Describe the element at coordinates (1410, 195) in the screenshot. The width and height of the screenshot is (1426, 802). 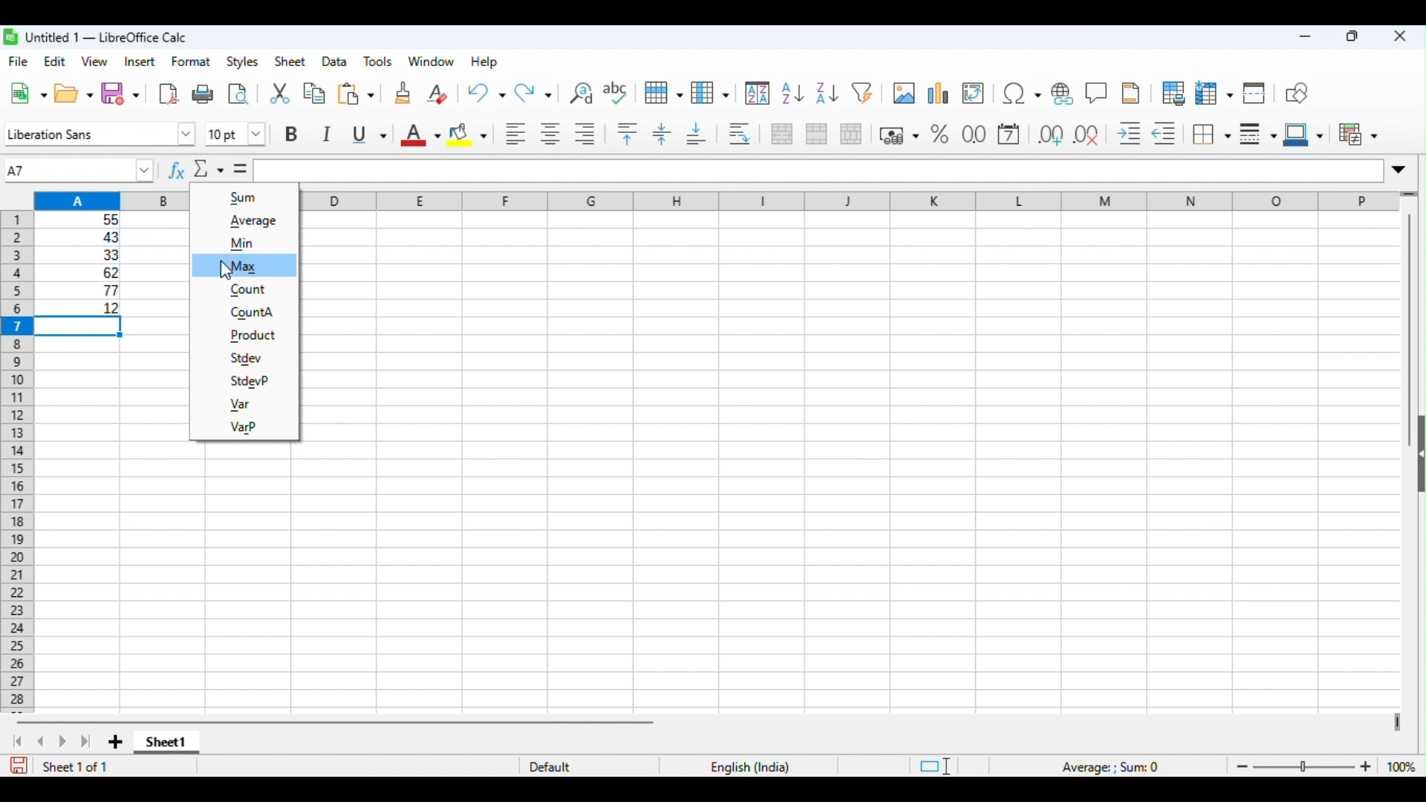
I see `drag to view more rows` at that location.